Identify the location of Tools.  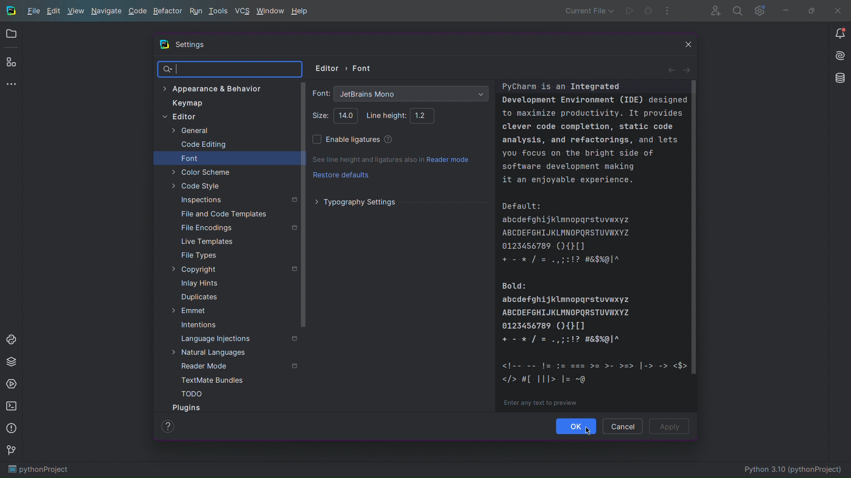
(218, 12).